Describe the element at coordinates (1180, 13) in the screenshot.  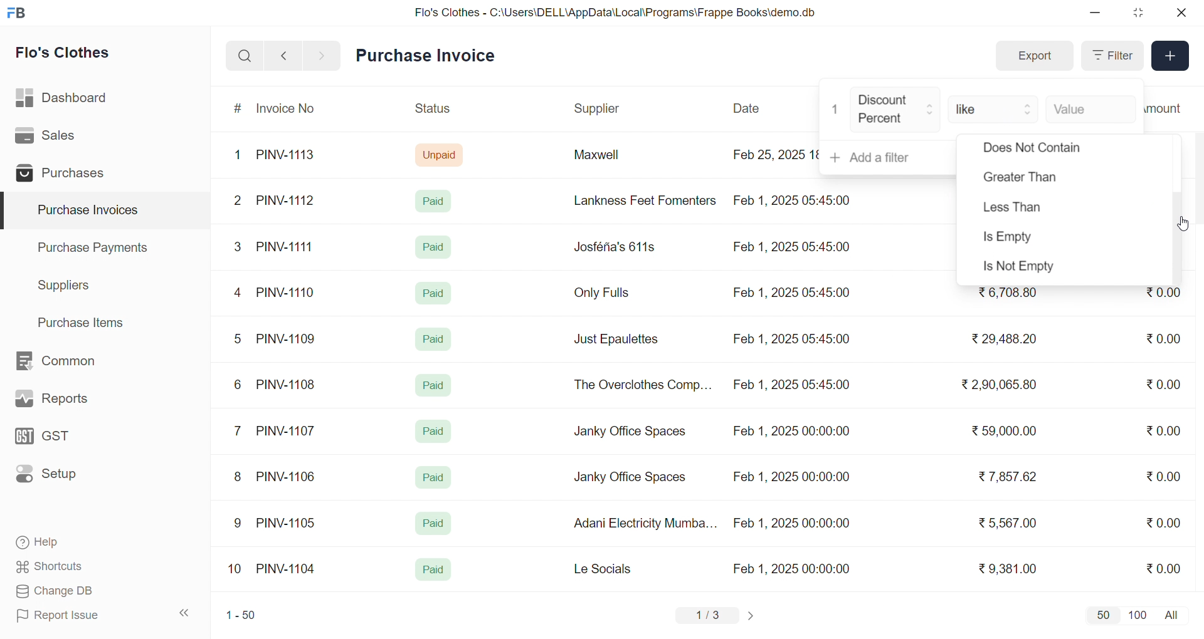
I see `close` at that location.